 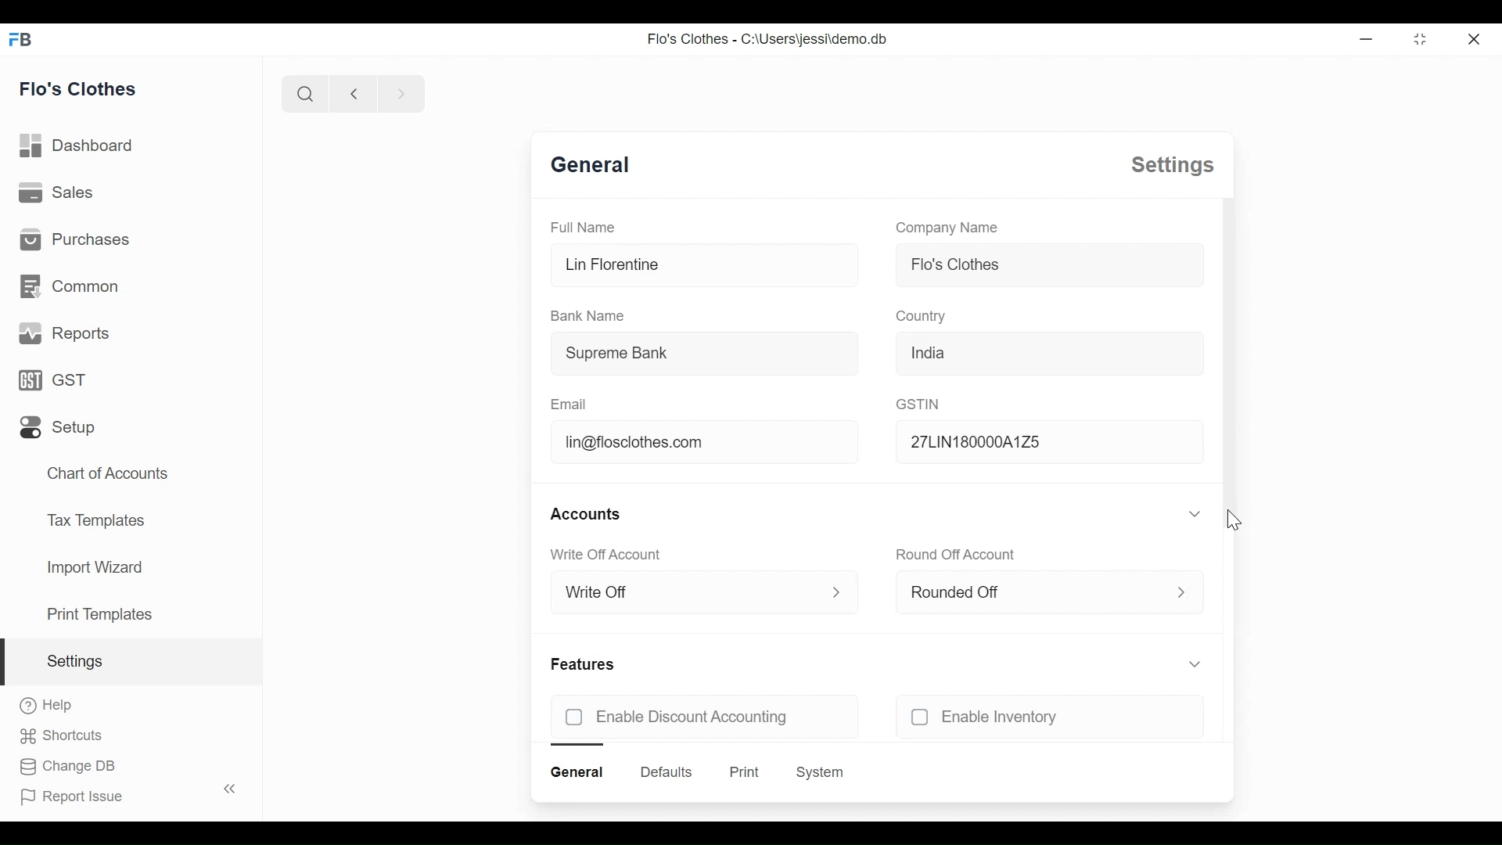 I want to click on Navigate, so click(x=399, y=92).